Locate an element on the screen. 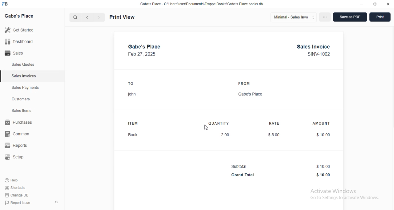  Subtotal is located at coordinates (239, 166).